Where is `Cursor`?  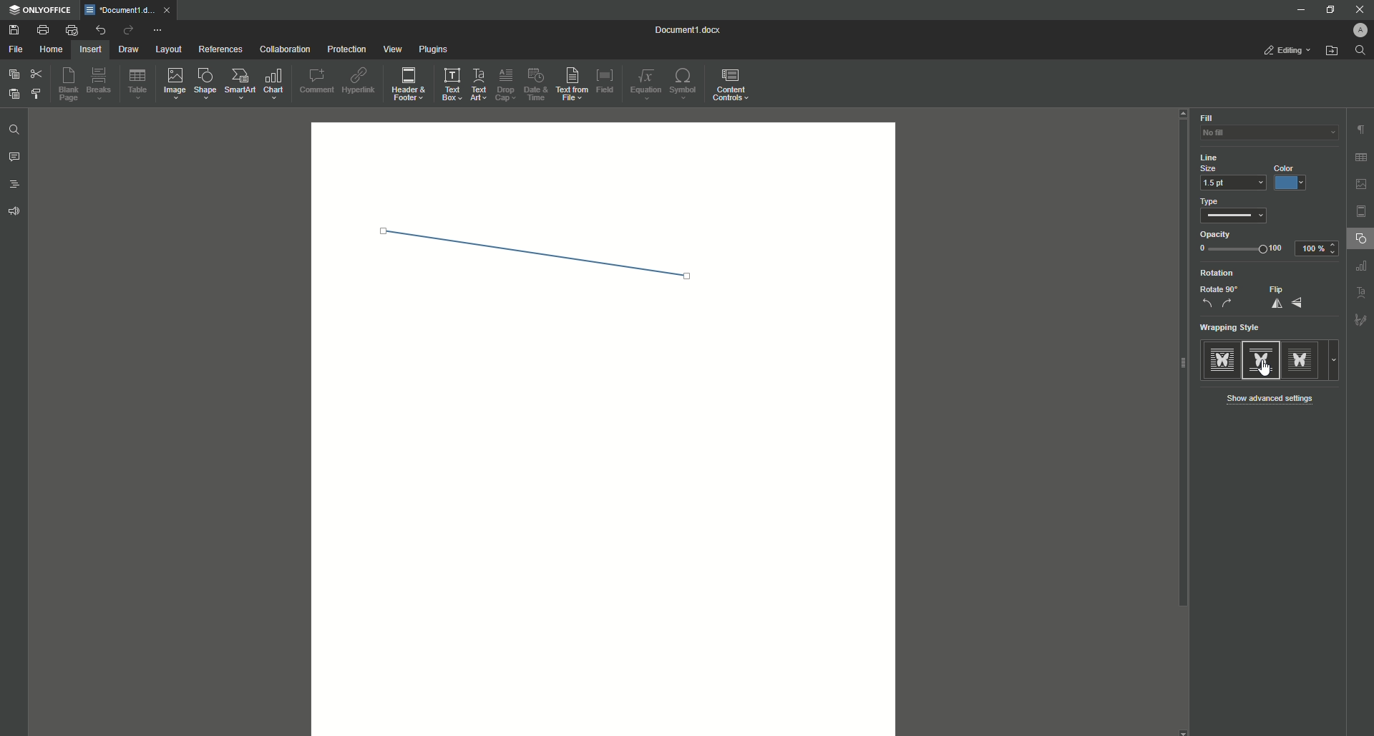 Cursor is located at coordinates (1260, 369).